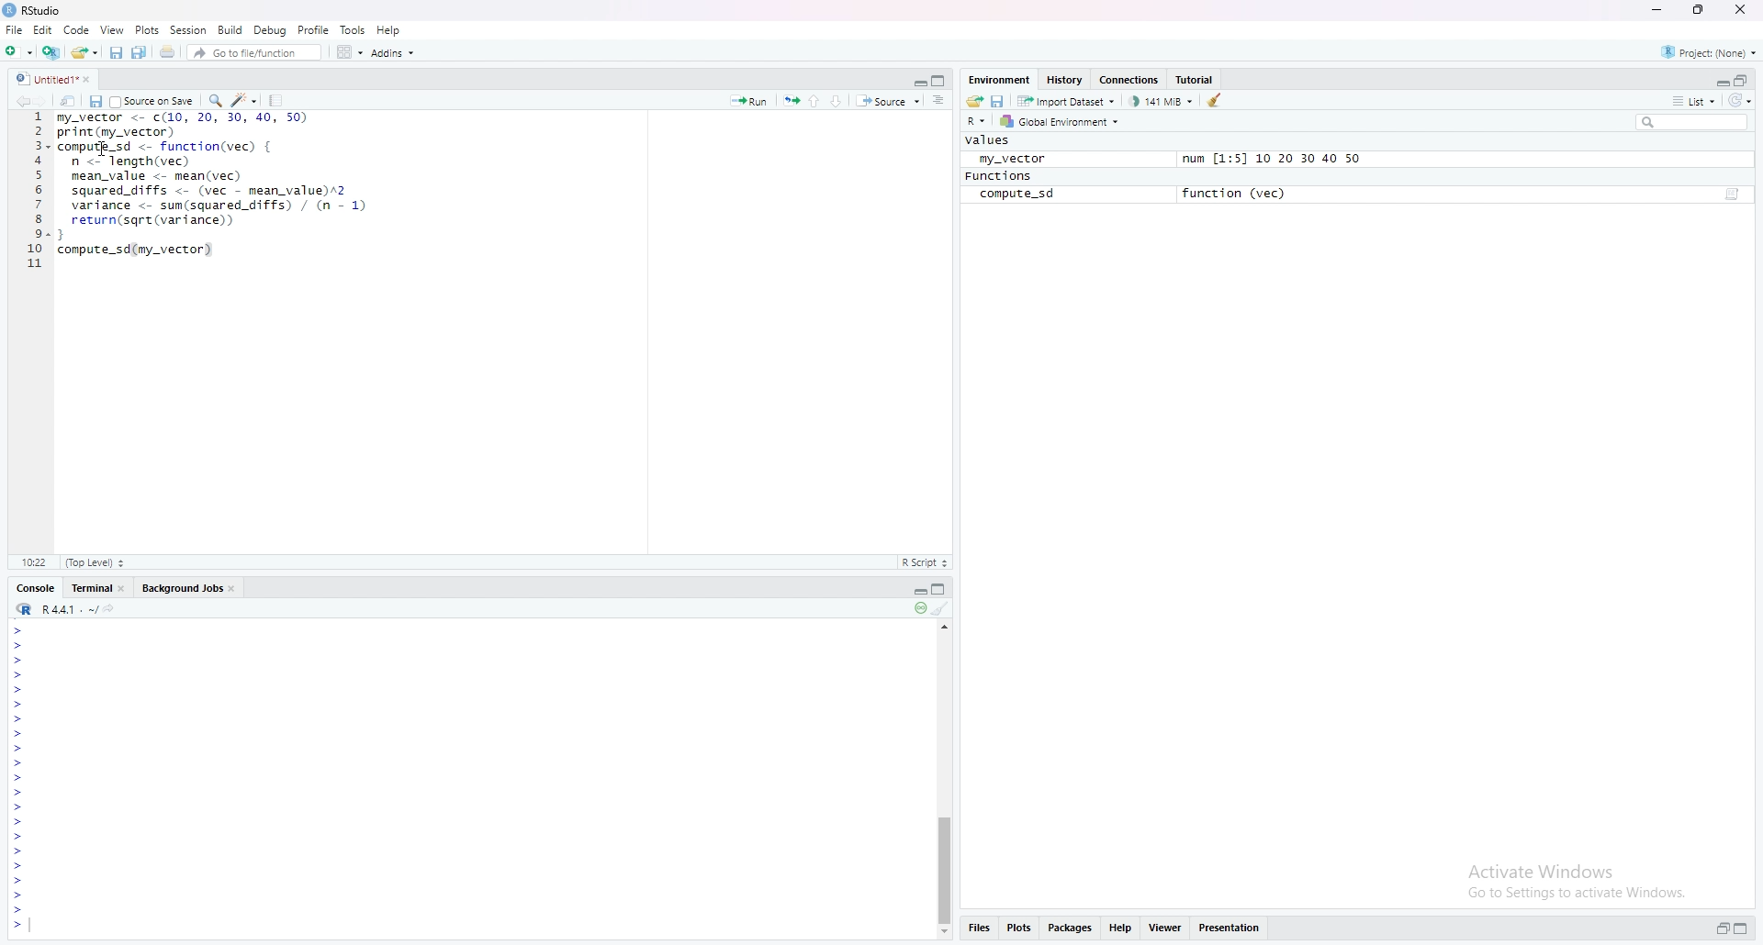 This screenshot has height=945, width=1763. I want to click on Files, so click(979, 927).